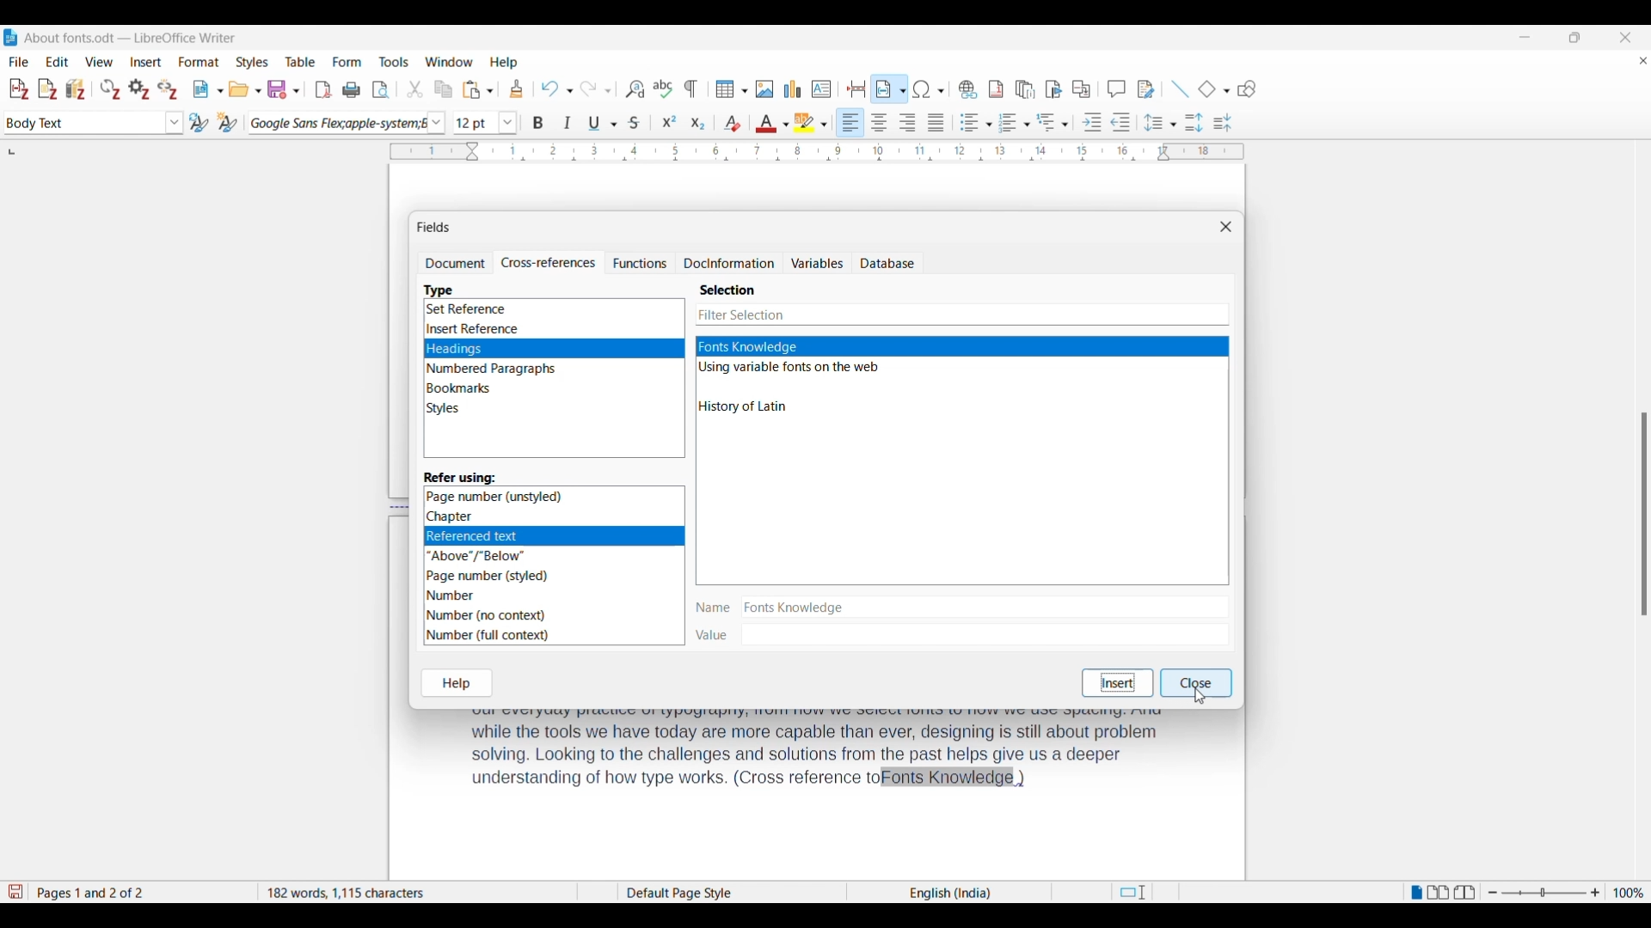 This screenshot has height=928, width=1651. Describe the element at coordinates (802, 151) in the screenshot. I see `Horizontal ruler` at that location.